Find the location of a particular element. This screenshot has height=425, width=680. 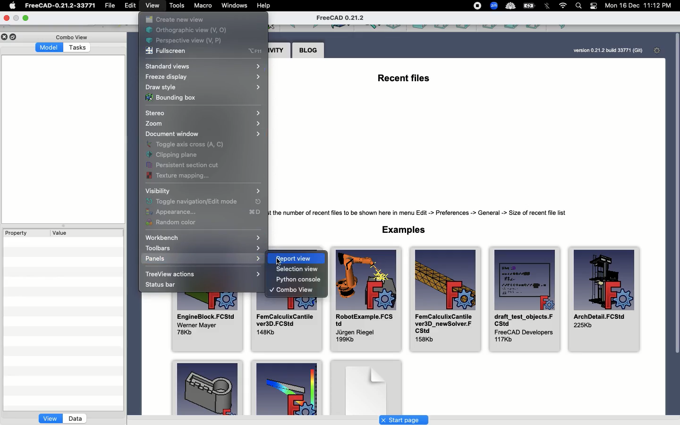

Python console is located at coordinates (298, 280).